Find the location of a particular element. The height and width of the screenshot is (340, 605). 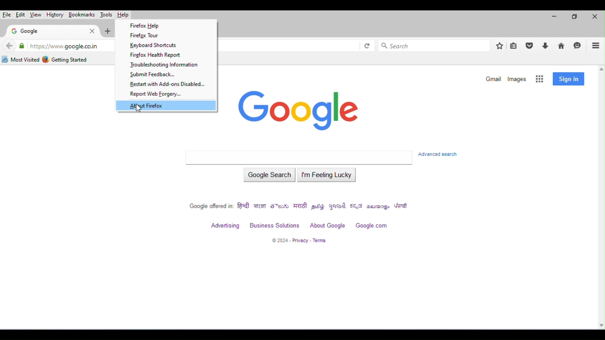

save to pocket is located at coordinates (530, 46).